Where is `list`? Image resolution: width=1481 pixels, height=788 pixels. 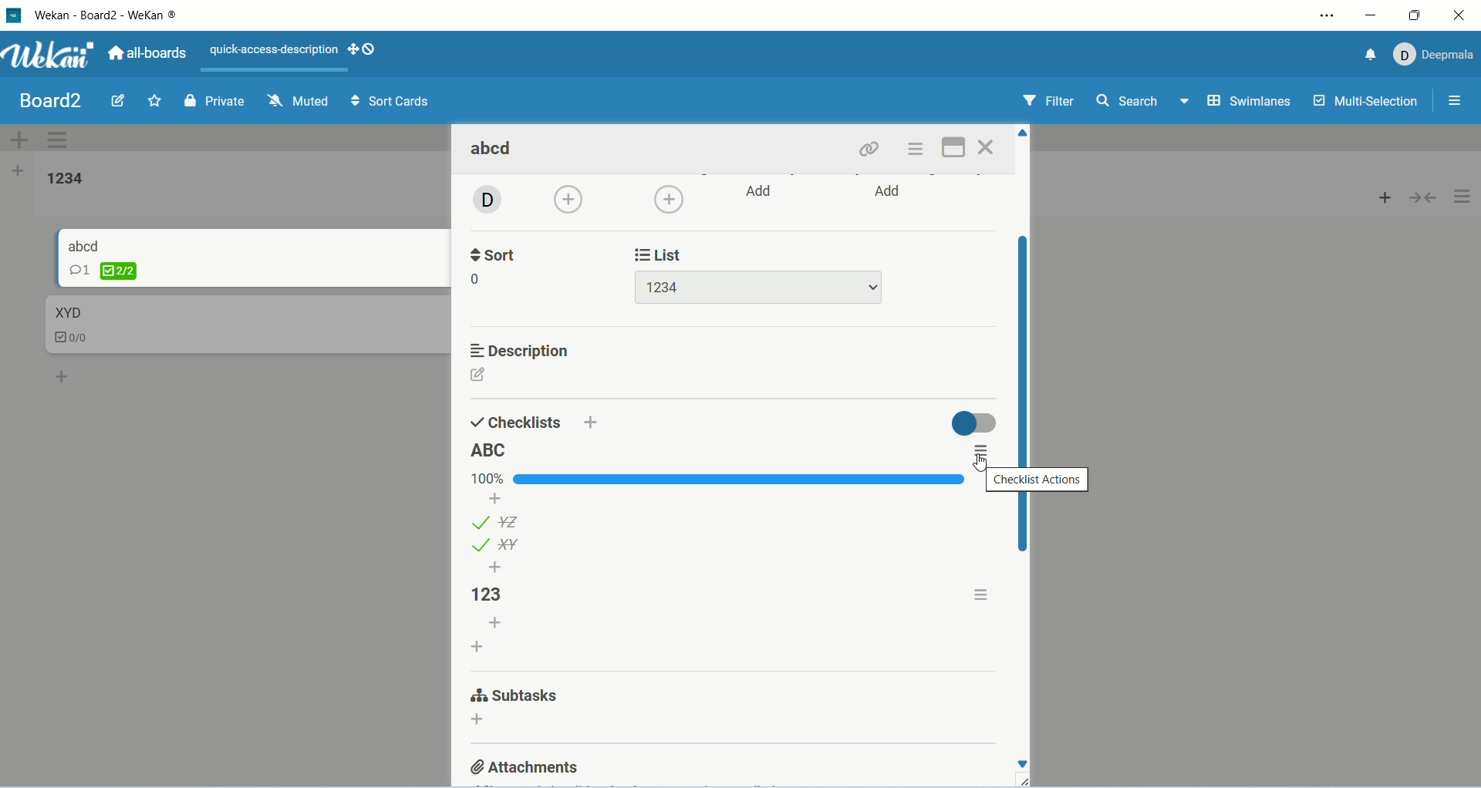
list is located at coordinates (498, 521).